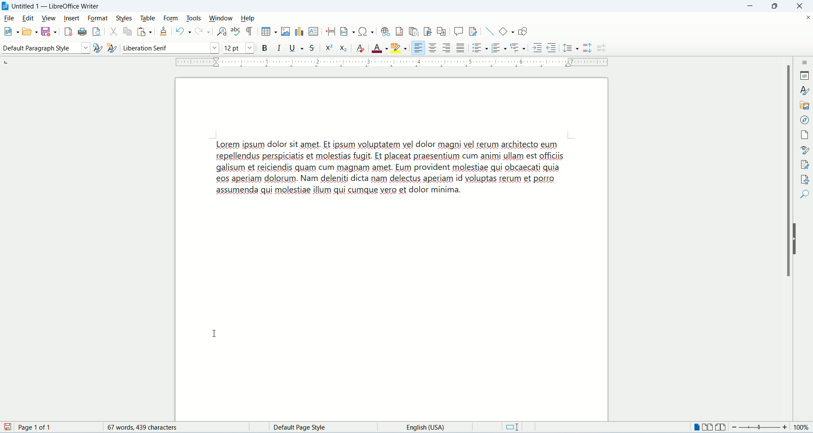 The height and width of the screenshot is (433, 813). Describe the element at coordinates (95, 47) in the screenshot. I see `update selected style` at that location.